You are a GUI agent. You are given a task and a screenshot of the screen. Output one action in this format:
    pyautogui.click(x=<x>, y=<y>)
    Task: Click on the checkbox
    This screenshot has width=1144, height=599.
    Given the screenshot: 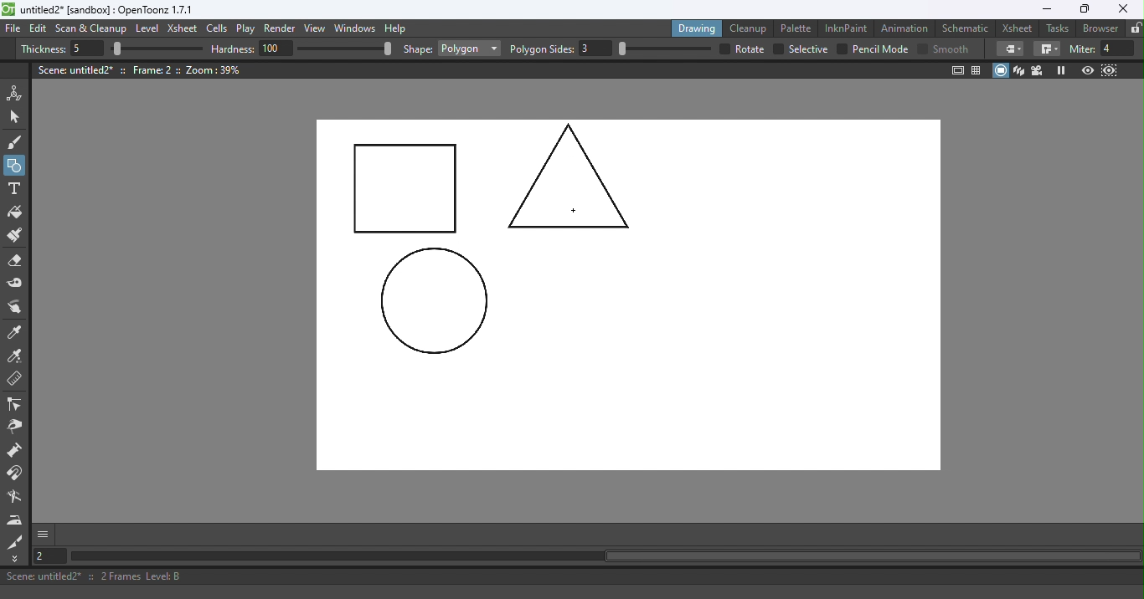 What is the action you would take?
    pyautogui.click(x=777, y=49)
    